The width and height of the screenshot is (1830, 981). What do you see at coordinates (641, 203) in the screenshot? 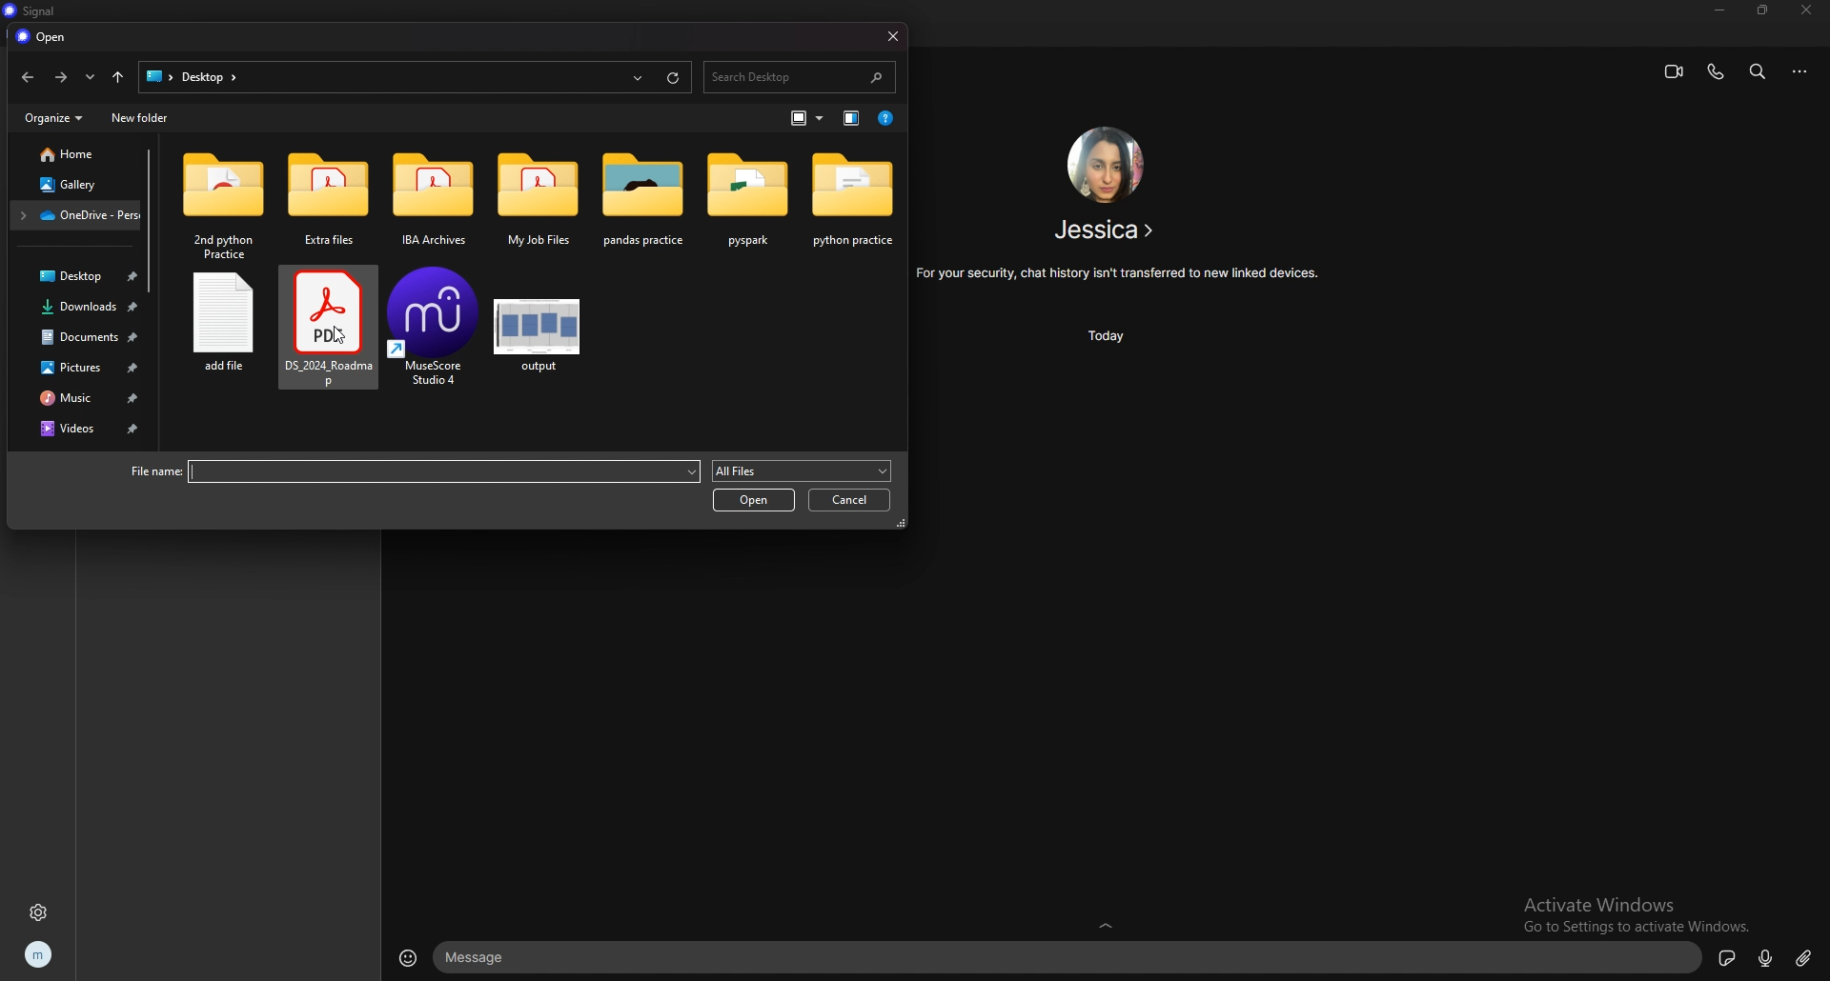
I see `folder` at bounding box center [641, 203].